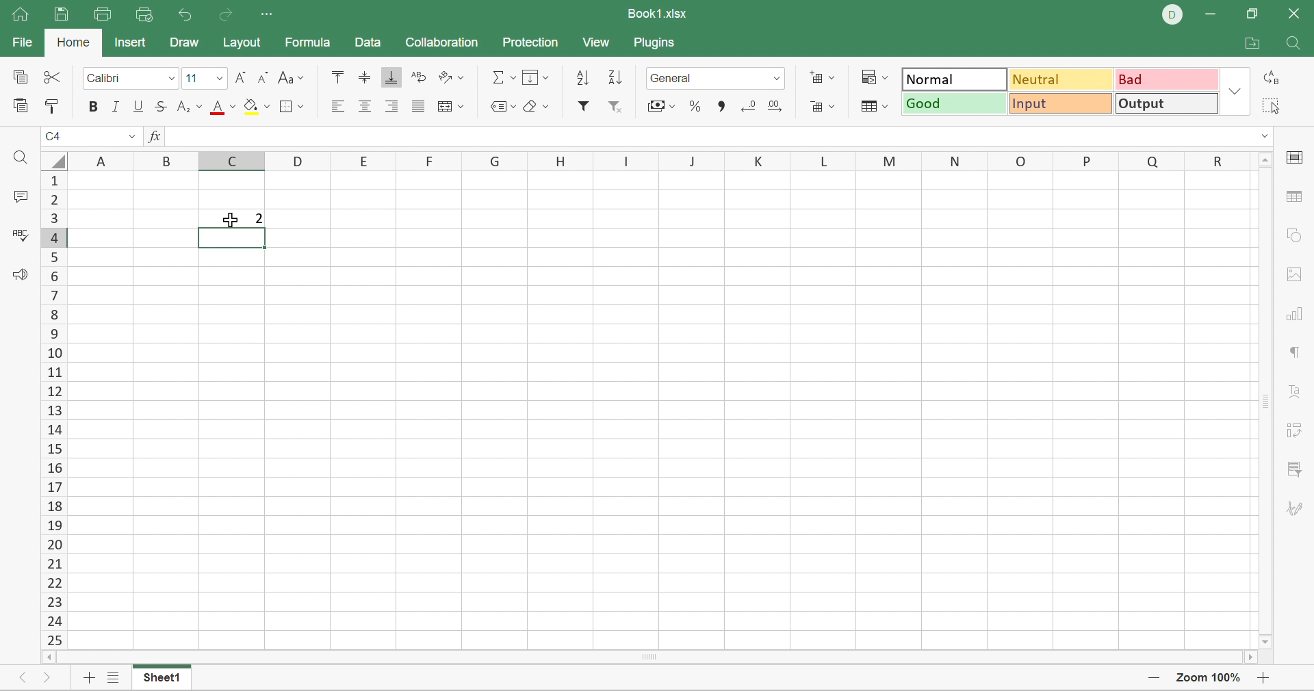  Describe the element at coordinates (23, 42) in the screenshot. I see `File` at that location.